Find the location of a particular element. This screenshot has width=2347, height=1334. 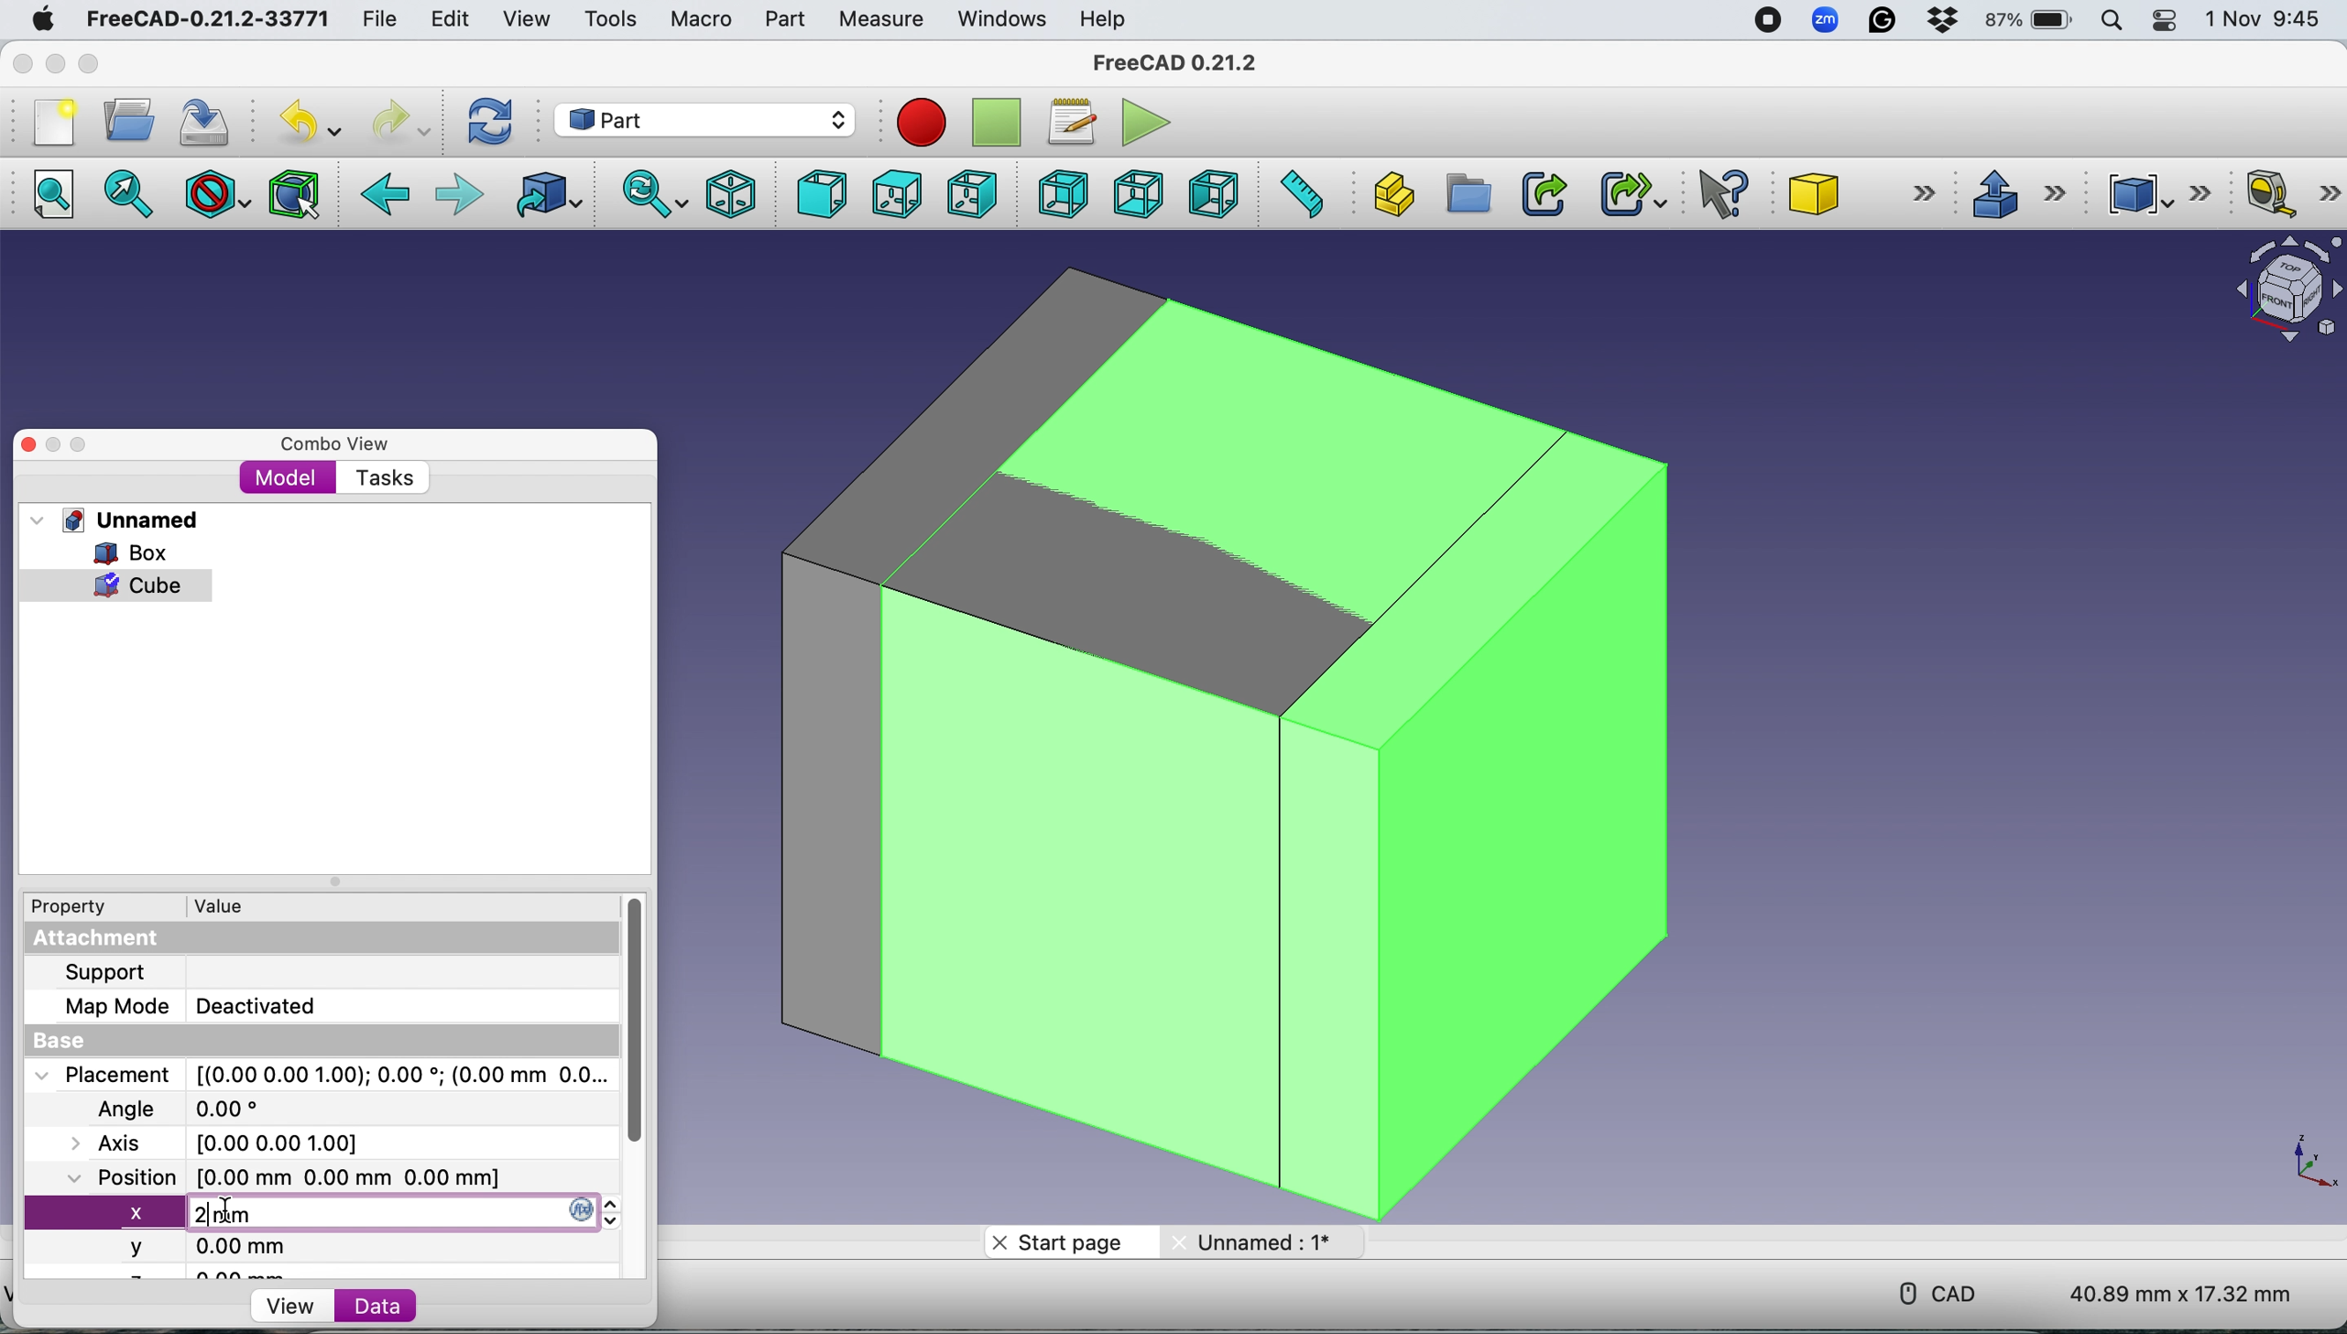

Close is located at coordinates (28, 445).